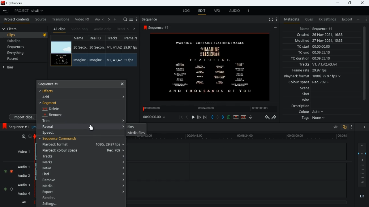 The height and width of the screenshot is (207, 369). Describe the element at coordinates (275, 118) in the screenshot. I see `forward` at that location.